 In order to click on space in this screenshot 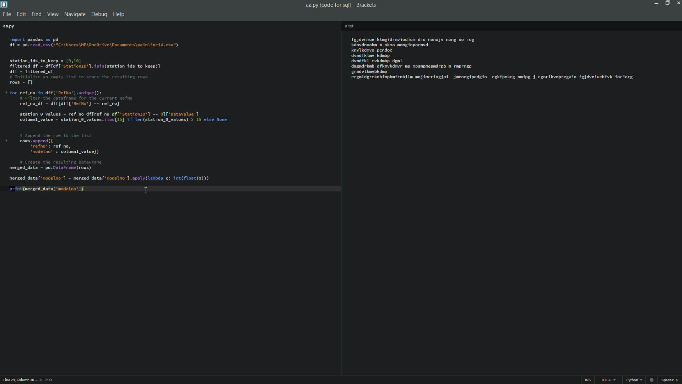, I will do `click(671, 379)`.